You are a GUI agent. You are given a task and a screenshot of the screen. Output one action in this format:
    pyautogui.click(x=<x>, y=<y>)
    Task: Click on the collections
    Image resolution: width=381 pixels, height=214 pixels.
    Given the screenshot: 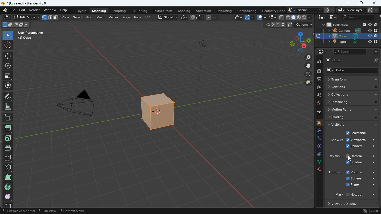 What is the action you would take?
    pyautogui.click(x=351, y=94)
    